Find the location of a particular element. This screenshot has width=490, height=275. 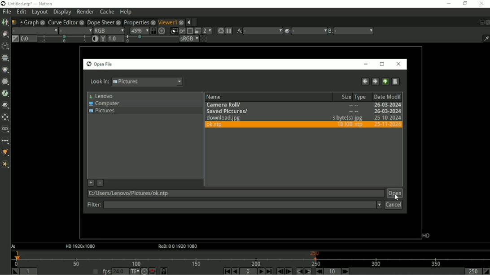

filter: is located at coordinates (92, 206).